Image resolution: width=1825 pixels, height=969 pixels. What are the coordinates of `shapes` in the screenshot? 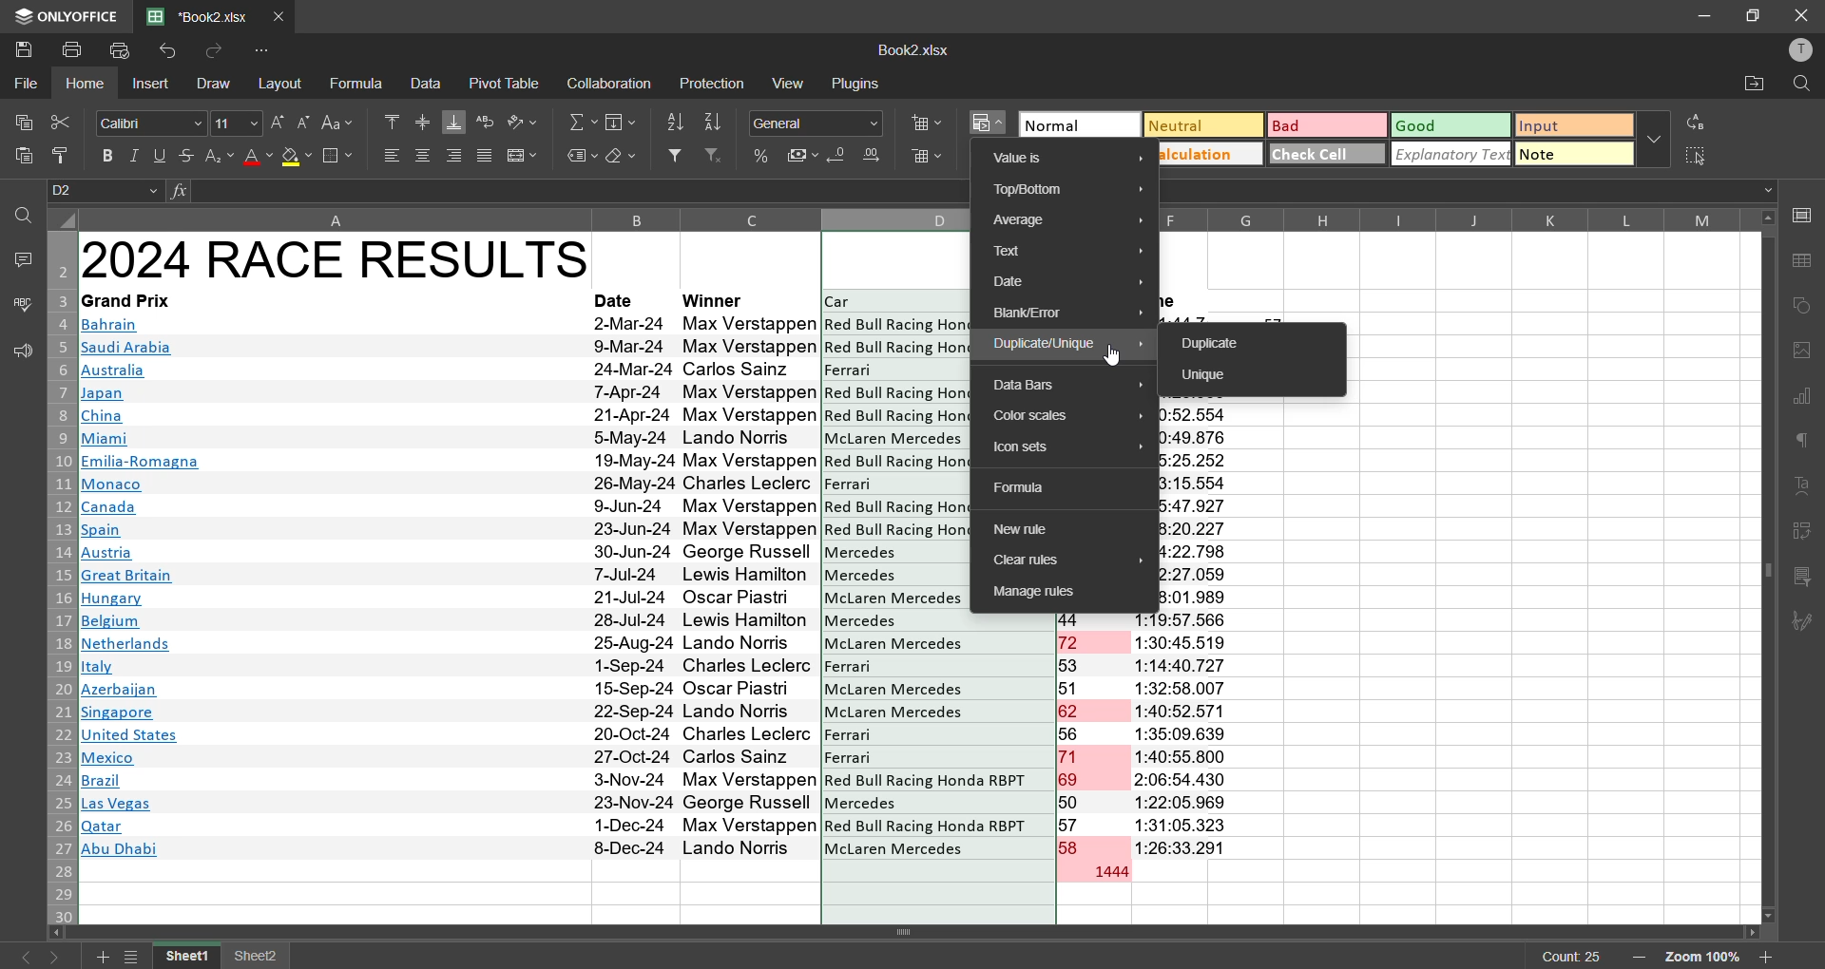 It's located at (1804, 305).